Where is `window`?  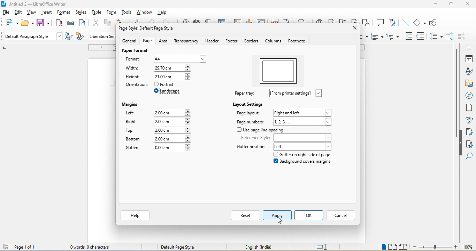
window is located at coordinates (145, 13).